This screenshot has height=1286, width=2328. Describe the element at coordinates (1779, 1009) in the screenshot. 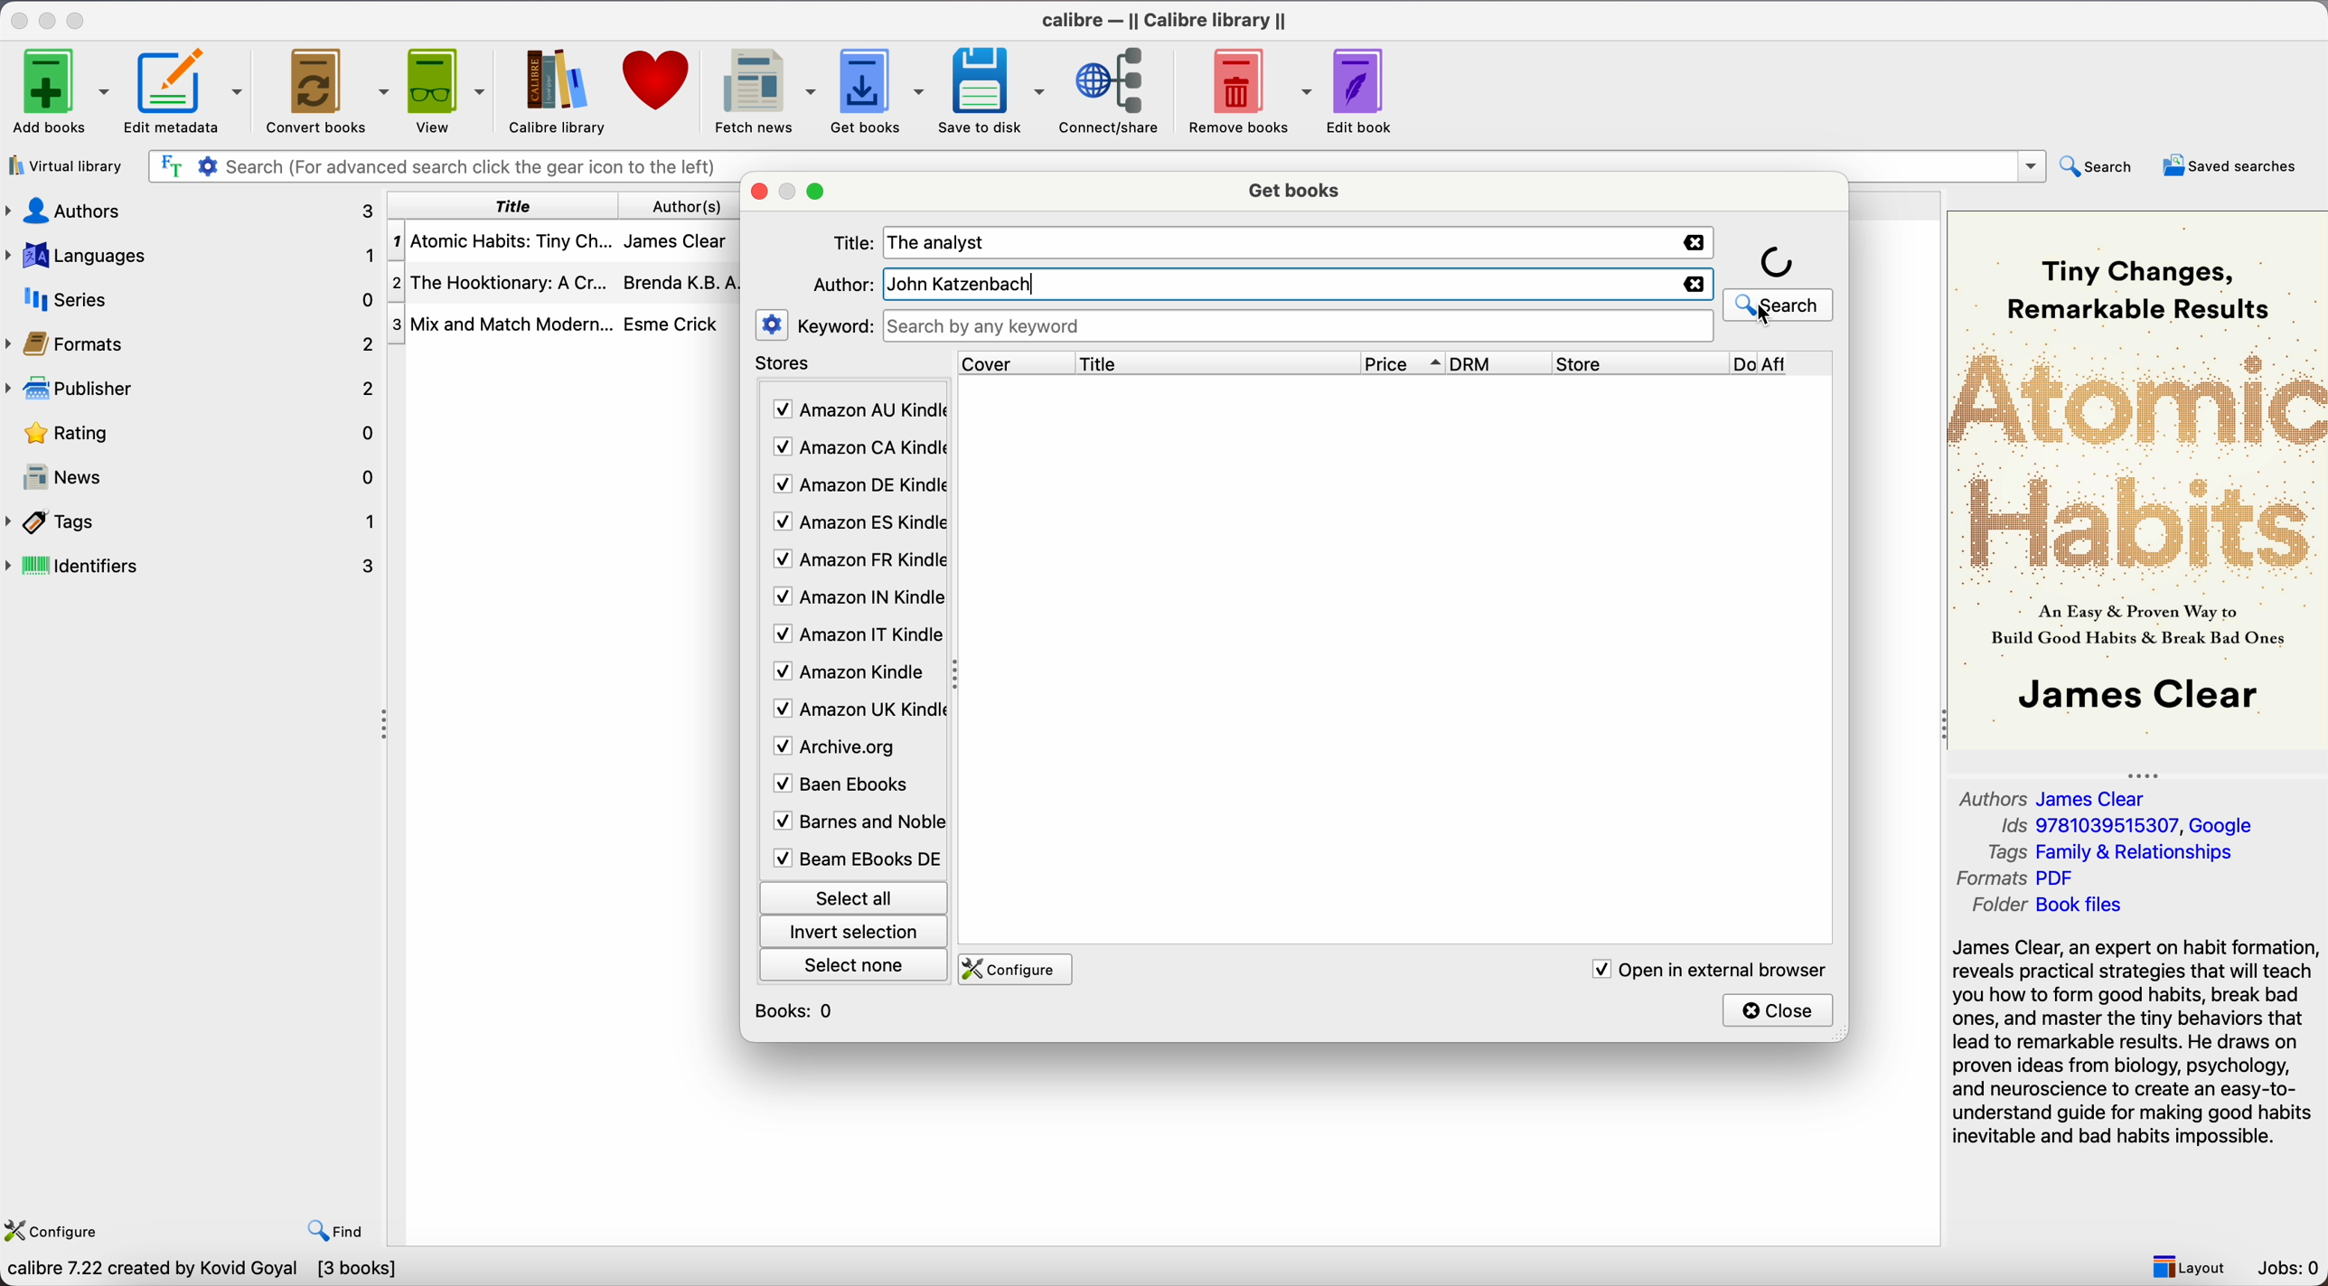

I see `close` at that location.